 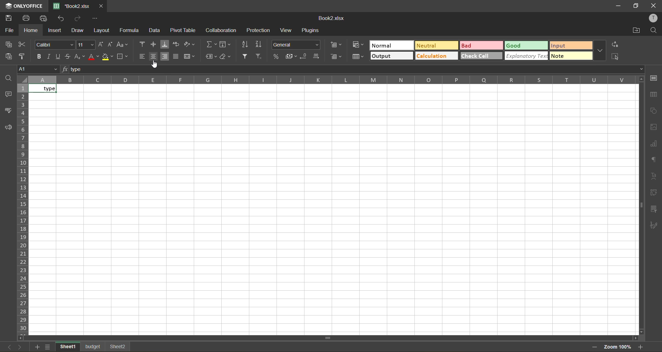 What do you see at coordinates (178, 57) in the screenshot?
I see `justified` at bounding box center [178, 57].